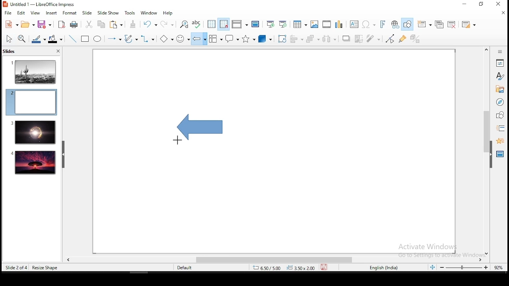 The width and height of the screenshot is (509, 286). What do you see at coordinates (27, 25) in the screenshot?
I see `open` at bounding box center [27, 25].